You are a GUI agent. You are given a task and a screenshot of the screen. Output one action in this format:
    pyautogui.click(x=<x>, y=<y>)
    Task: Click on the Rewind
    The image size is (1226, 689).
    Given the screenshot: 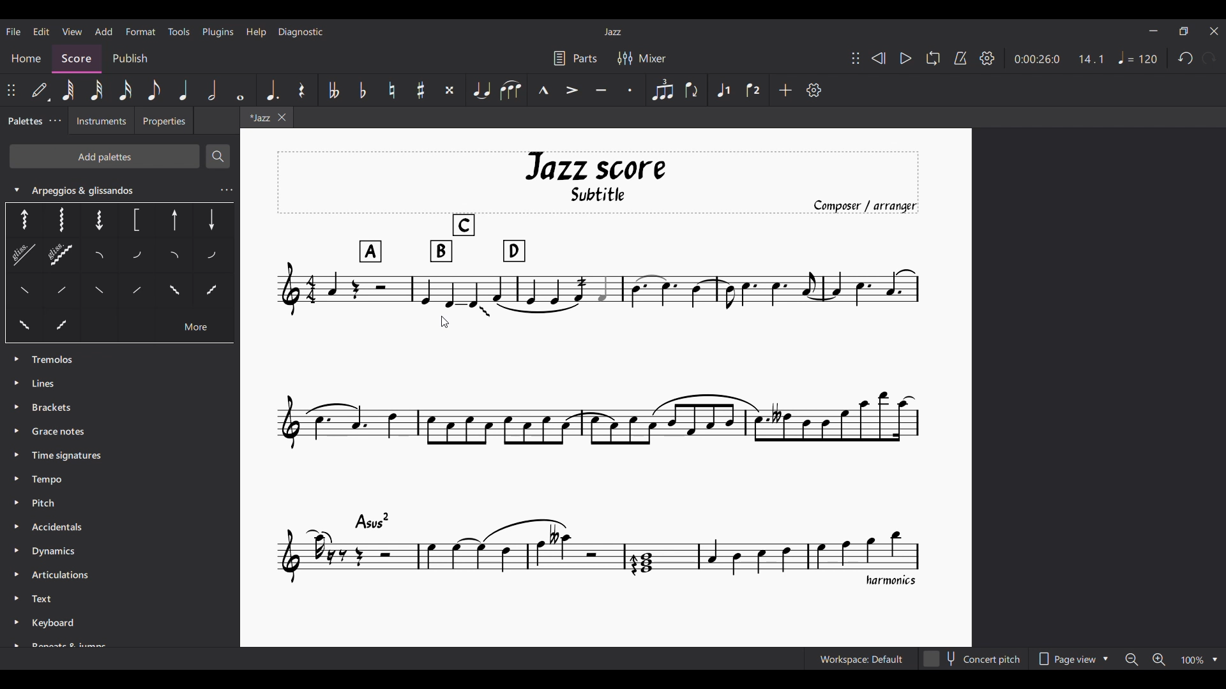 What is the action you would take?
    pyautogui.click(x=879, y=58)
    